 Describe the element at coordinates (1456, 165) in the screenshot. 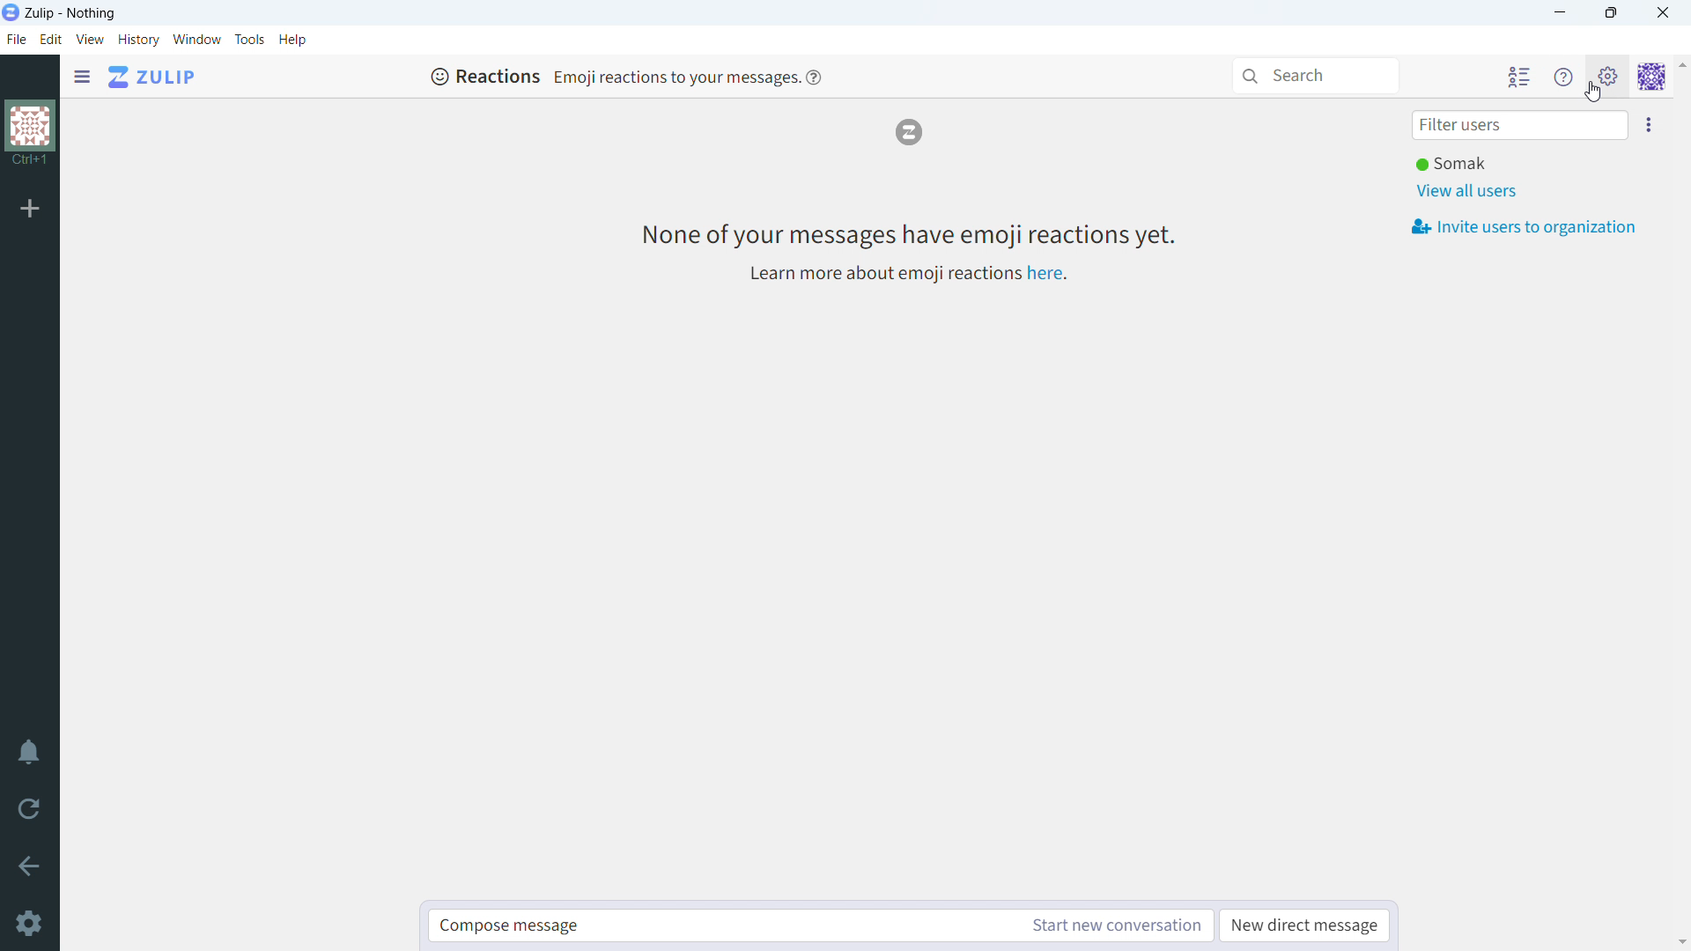

I see `active user` at that location.